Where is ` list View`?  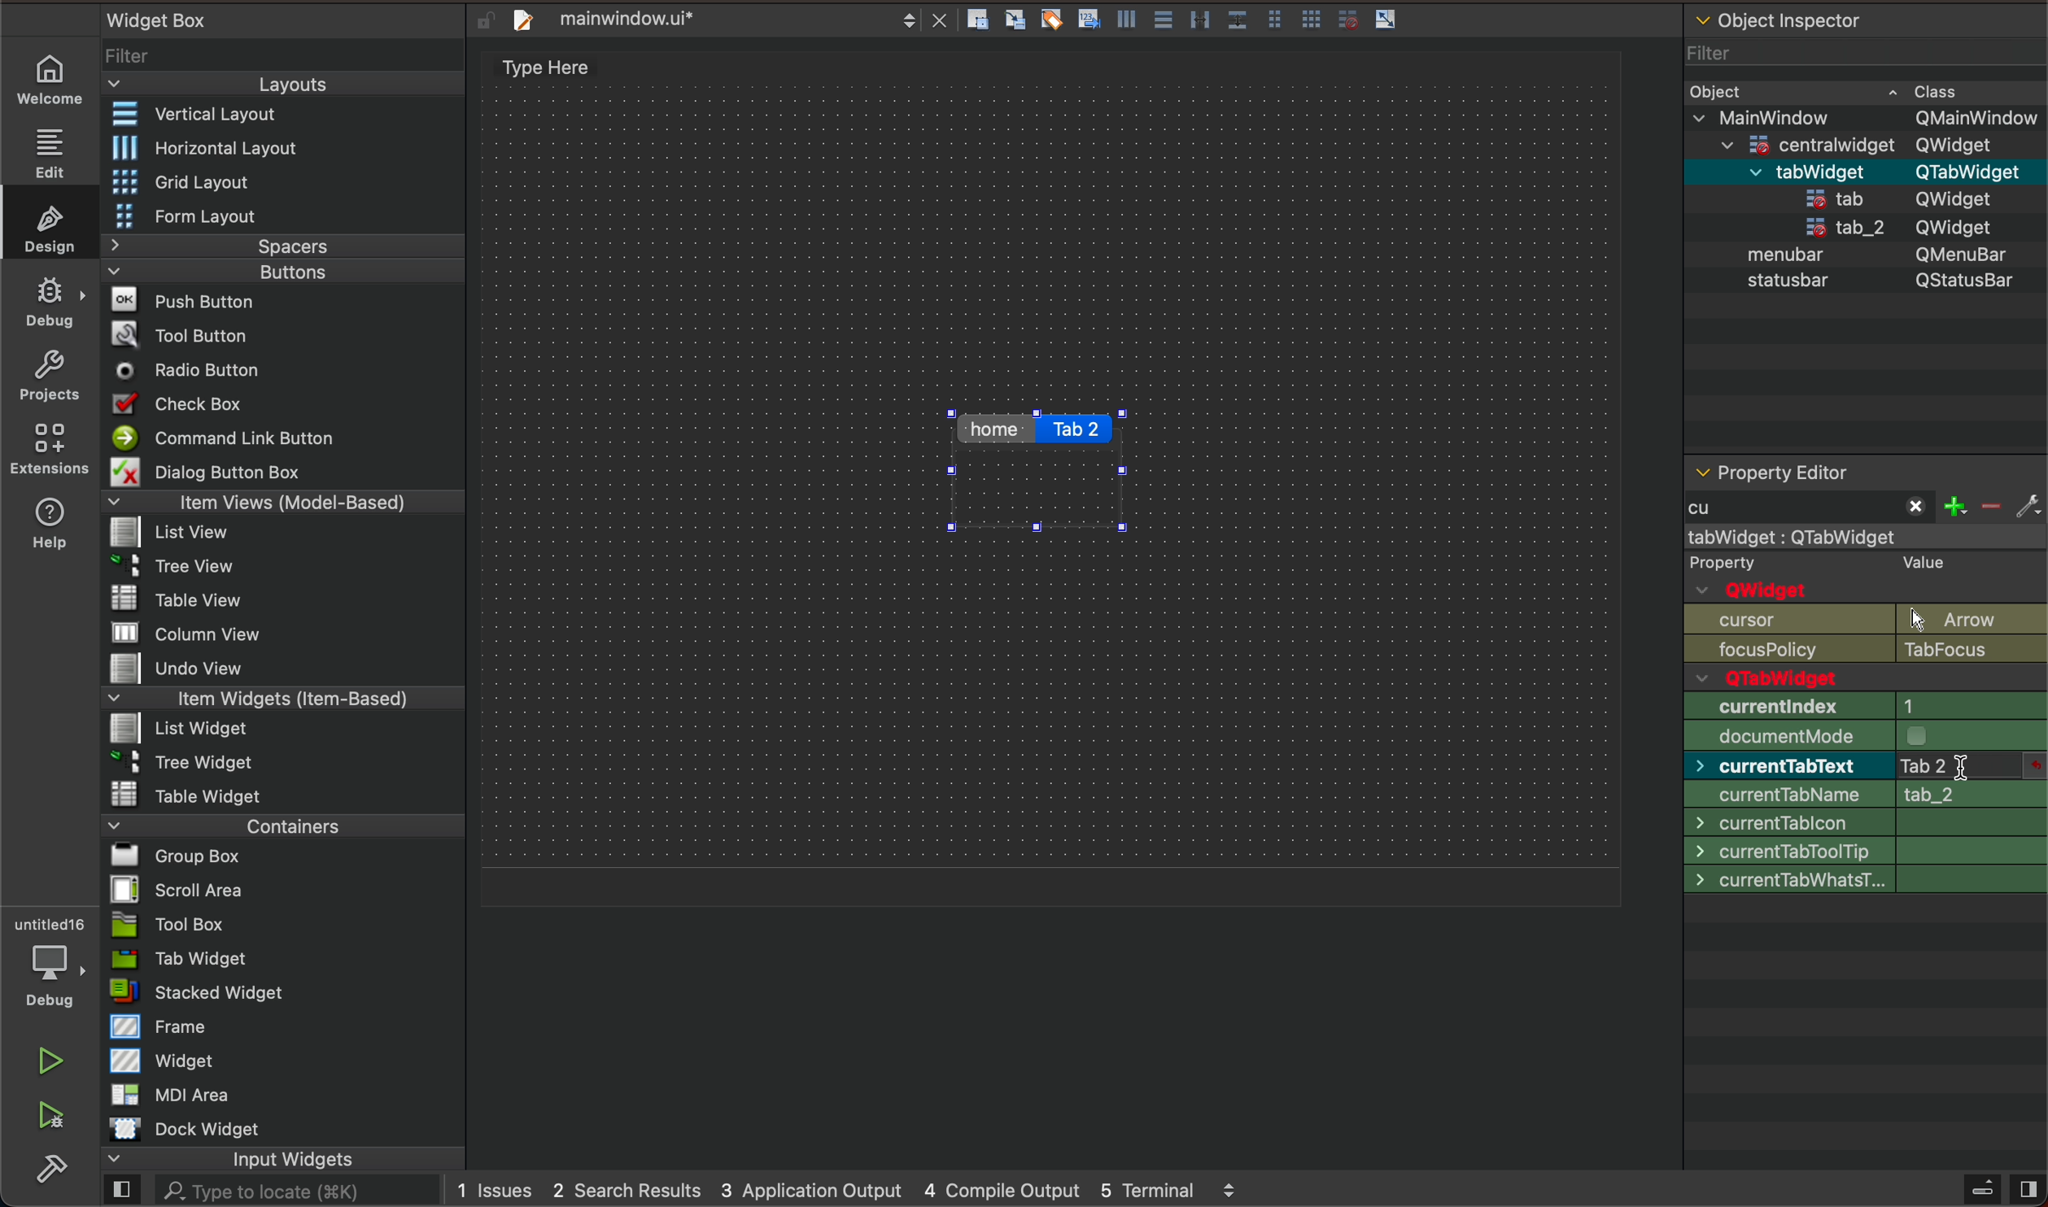  list View is located at coordinates (171, 533).